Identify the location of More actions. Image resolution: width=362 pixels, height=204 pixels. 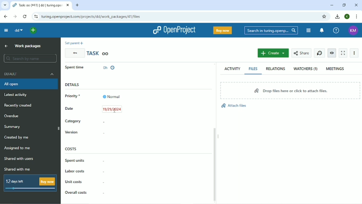
(354, 53).